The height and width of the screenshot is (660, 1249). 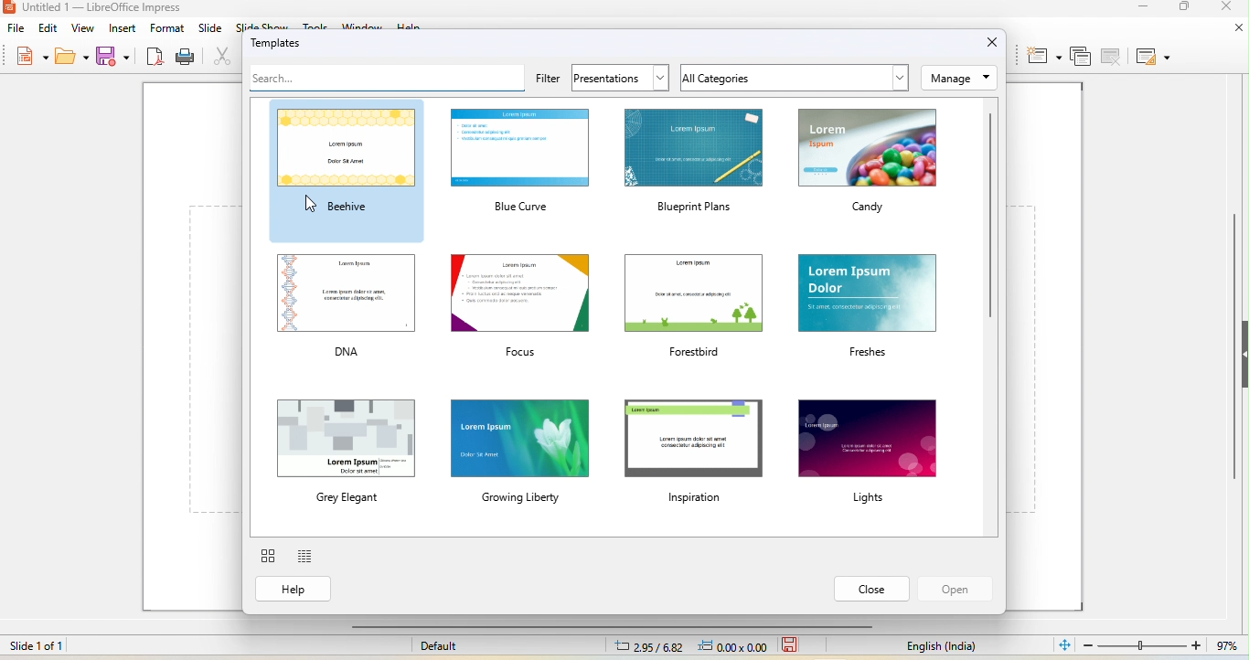 I want to click on templated, so click(x=282, y=43).